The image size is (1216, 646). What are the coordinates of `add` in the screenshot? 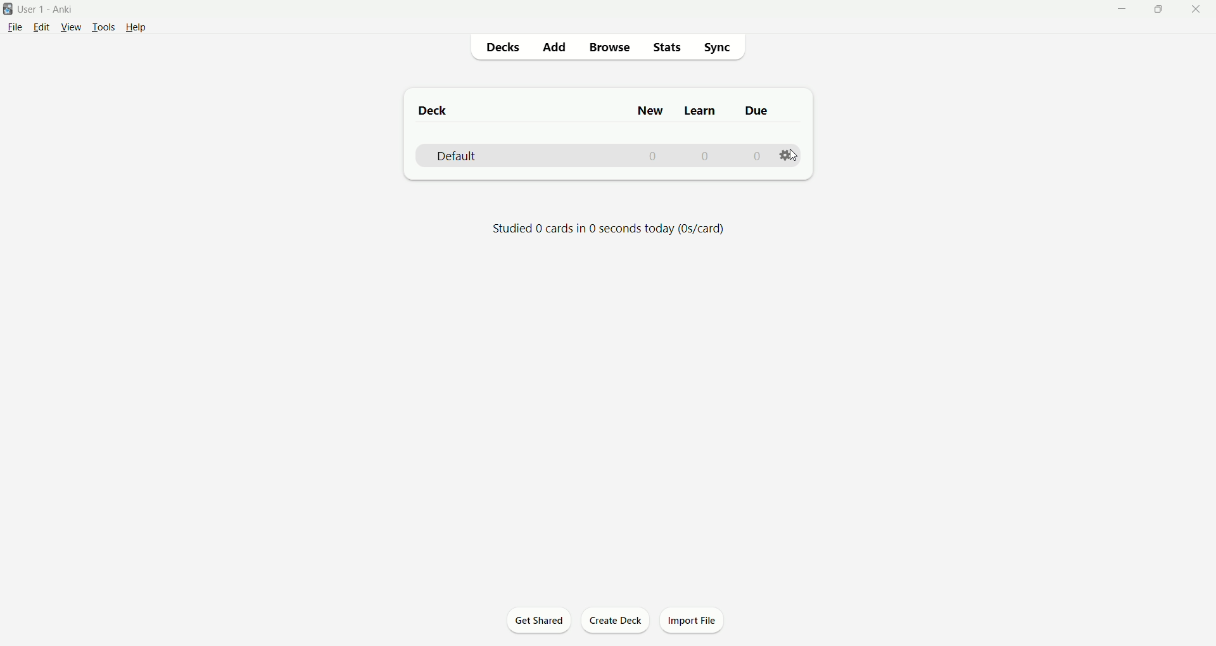 It's located at (554, 48).